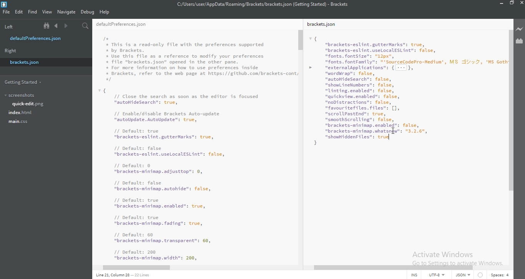  Describe the element at coordinates (435, 274) in the screenshot. I see `UTF-8` at that location.